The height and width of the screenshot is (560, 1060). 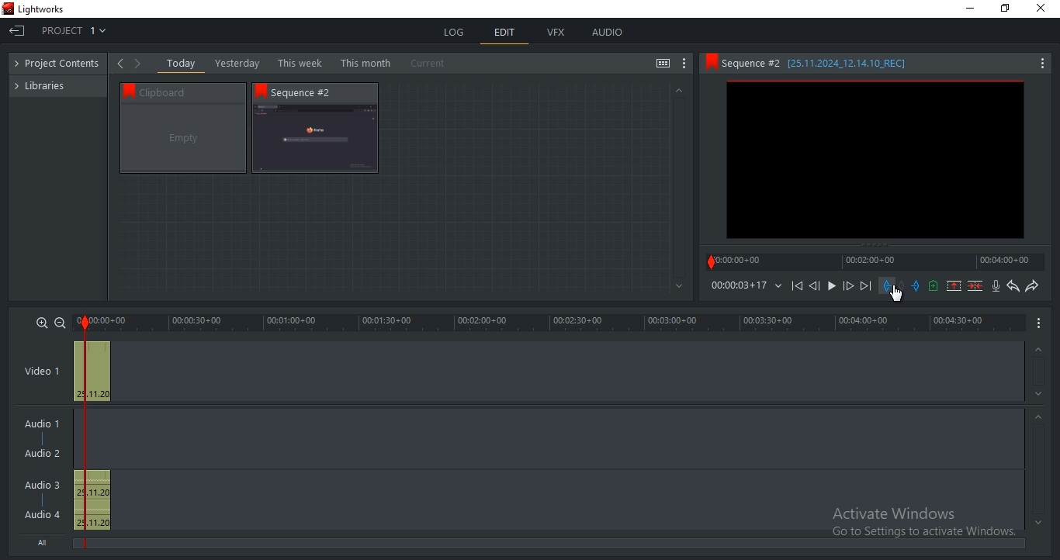 What do you see at coordinates (1044, 9) in the screenshot?
I see `Close` at bounding box center [1044, 9].